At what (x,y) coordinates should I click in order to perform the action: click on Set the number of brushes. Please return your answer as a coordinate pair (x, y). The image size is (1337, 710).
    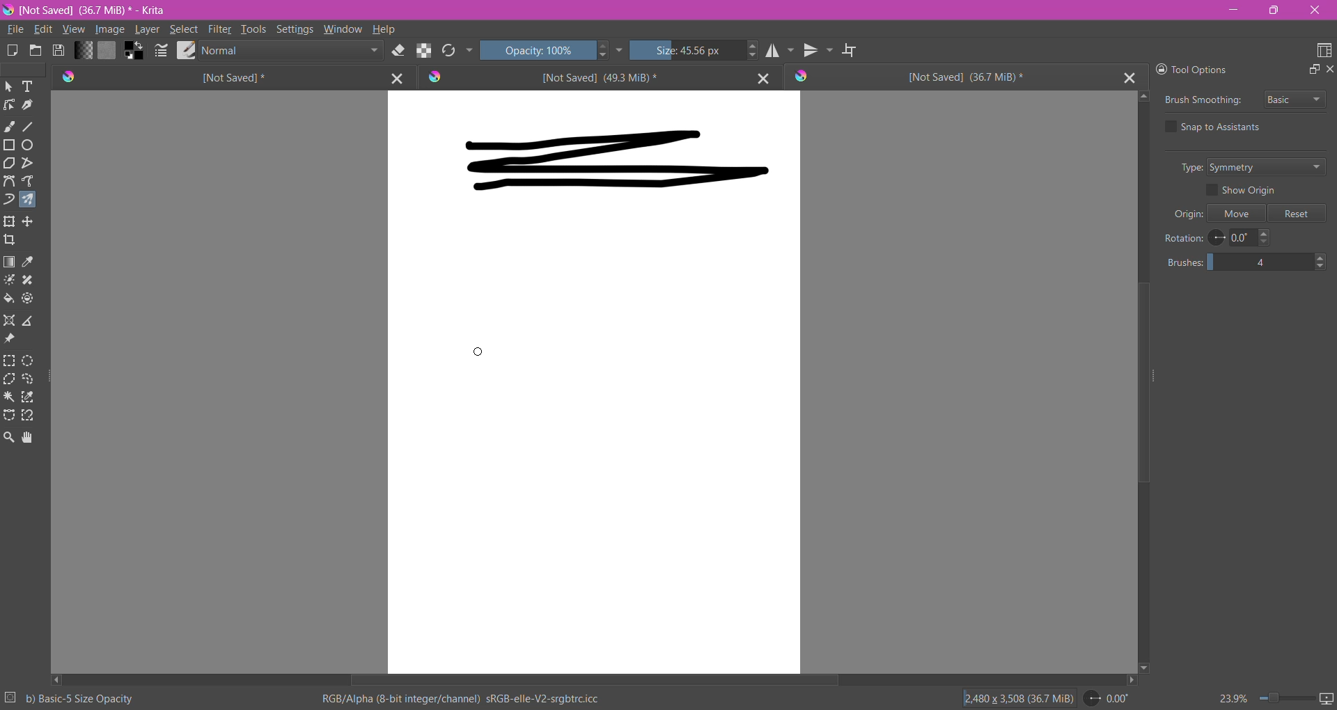
    Looking at the image, I should click on (1249, 263).